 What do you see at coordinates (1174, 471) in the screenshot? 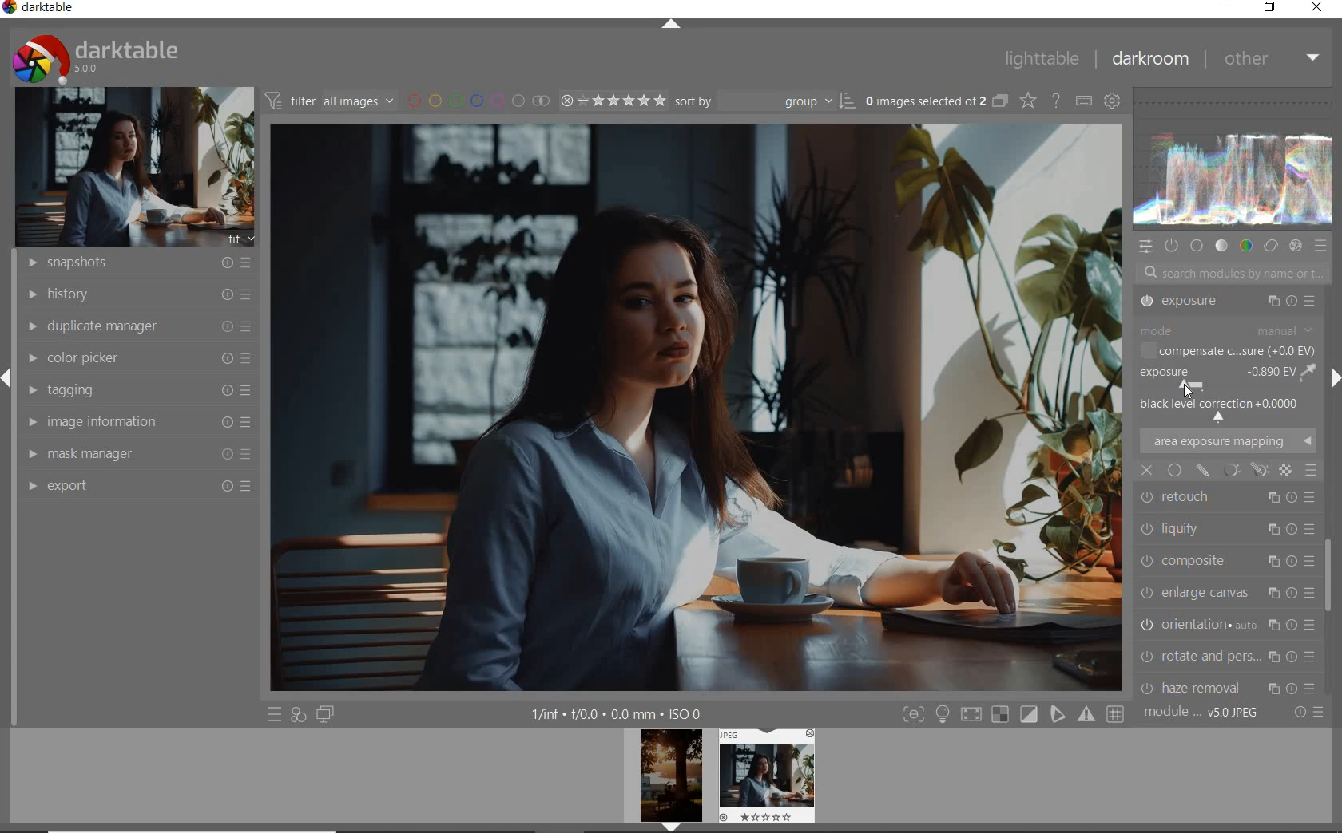
I see `uniformly` at bounding box center [1174, 471].